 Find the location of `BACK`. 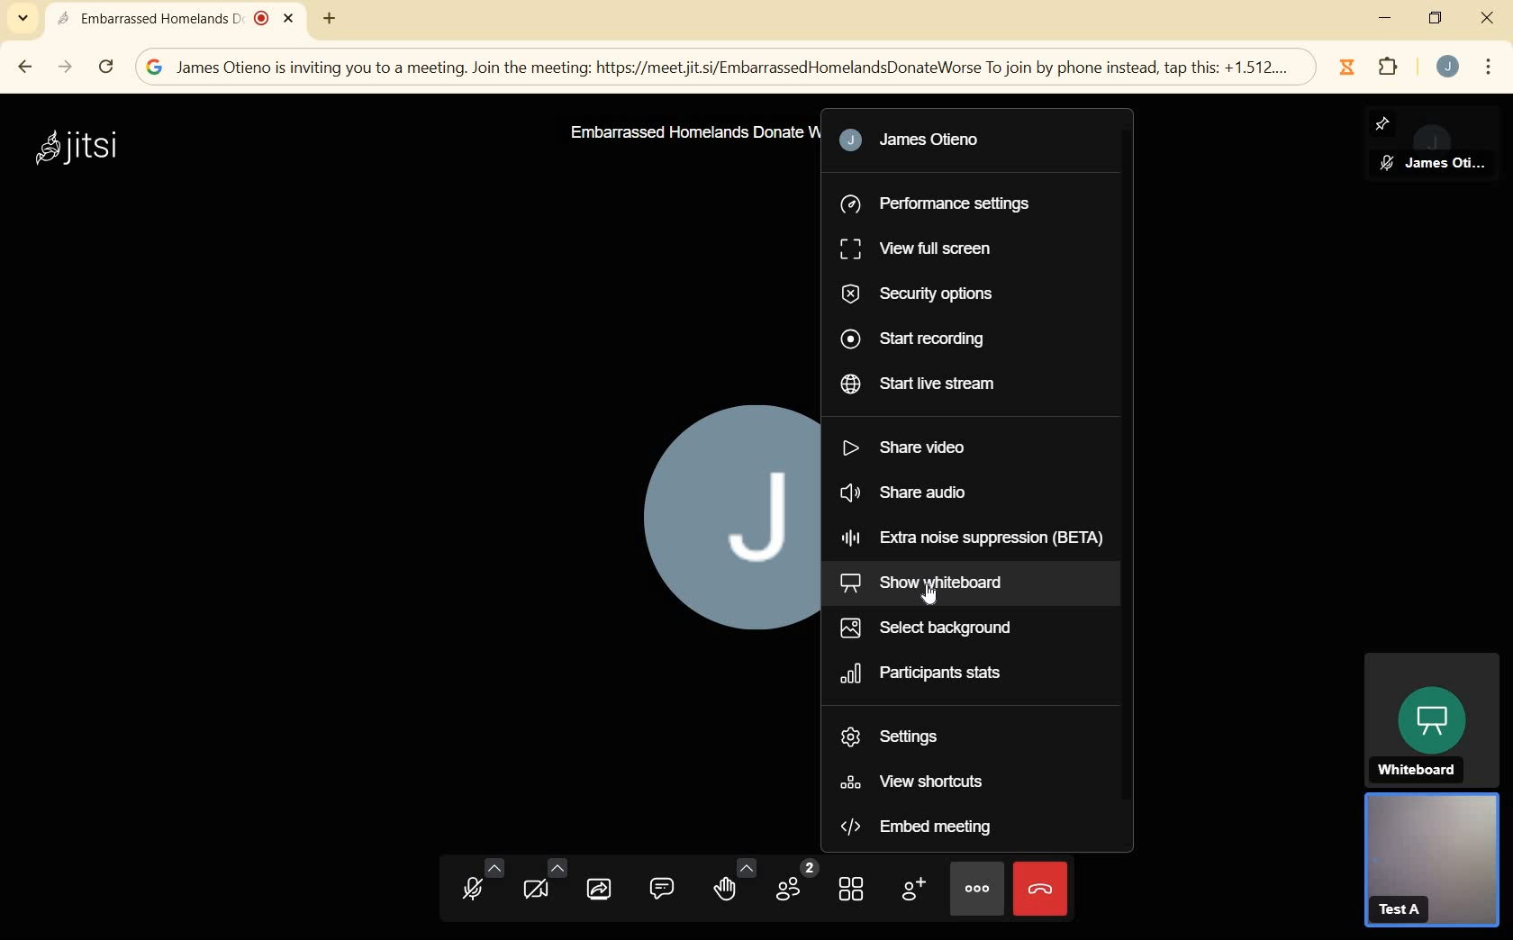

BACK is located at coordinates (27, 65).